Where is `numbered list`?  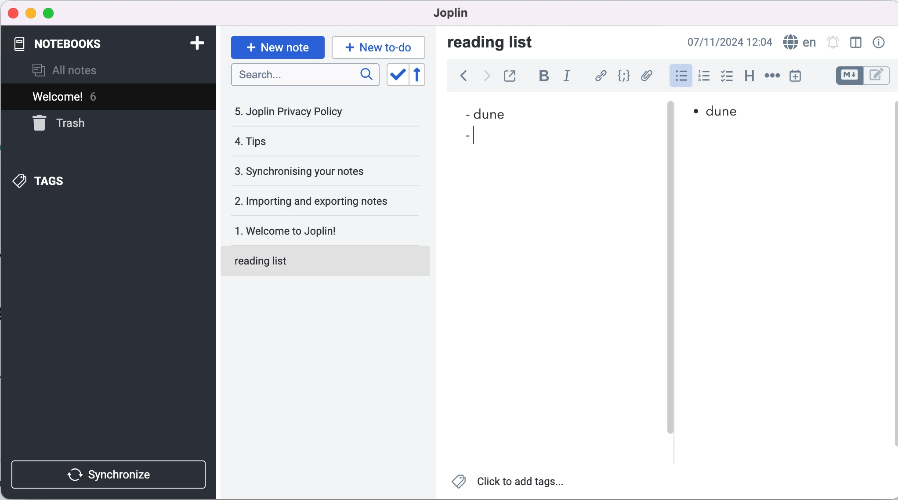
numbered list is located at coordinates (704, 77).